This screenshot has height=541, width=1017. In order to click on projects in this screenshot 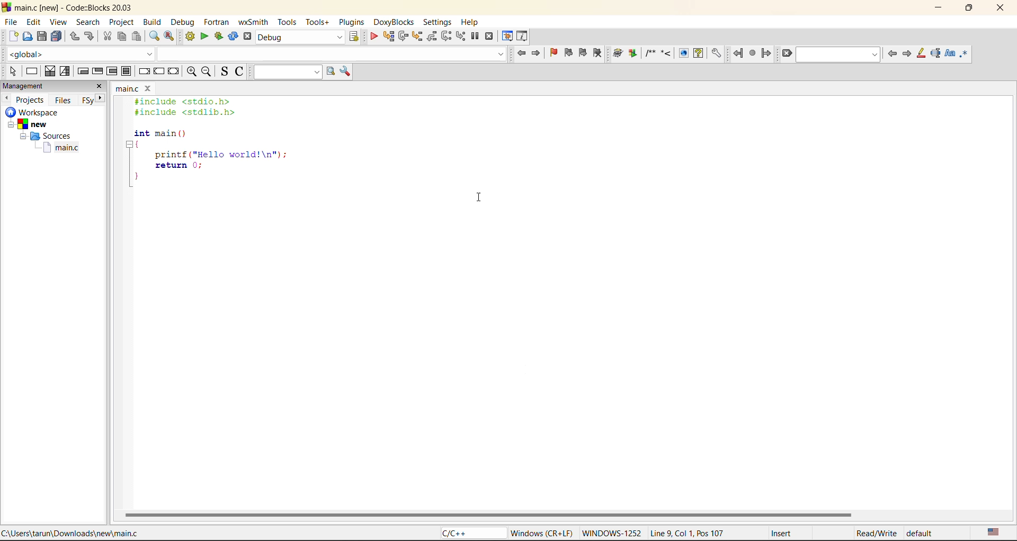, I will do `click(32, 100)`.